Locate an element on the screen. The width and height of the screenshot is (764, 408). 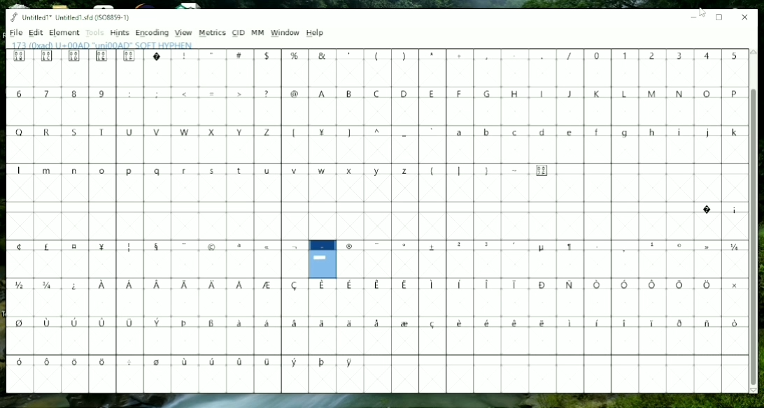
Vertical scrollbar is located at coordinates (754, 235).